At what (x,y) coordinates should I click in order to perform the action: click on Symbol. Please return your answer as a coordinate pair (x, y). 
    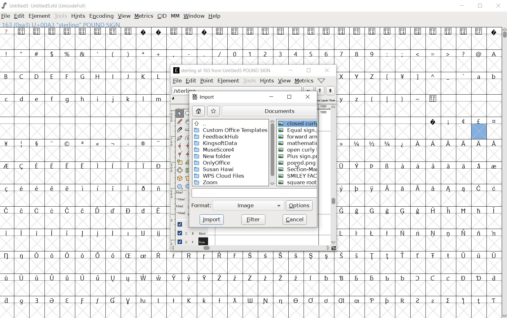
    Looking at the image, I should click on (493, 166).